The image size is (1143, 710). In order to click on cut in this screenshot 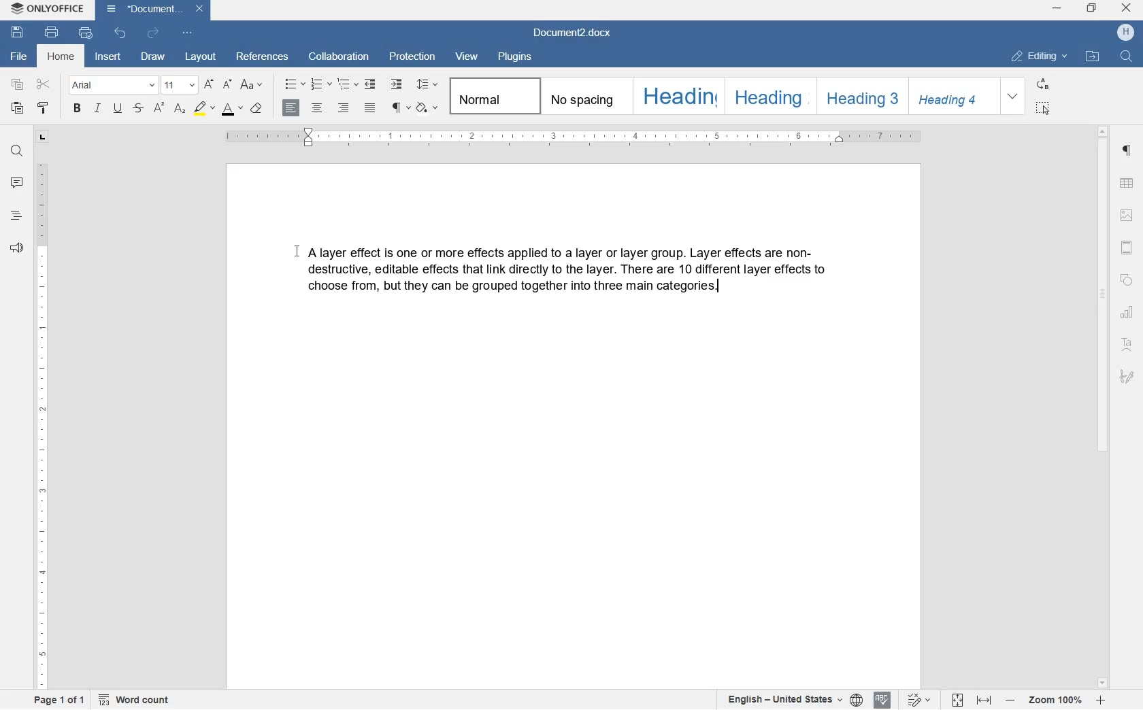, I will do `click(44, 85)`.